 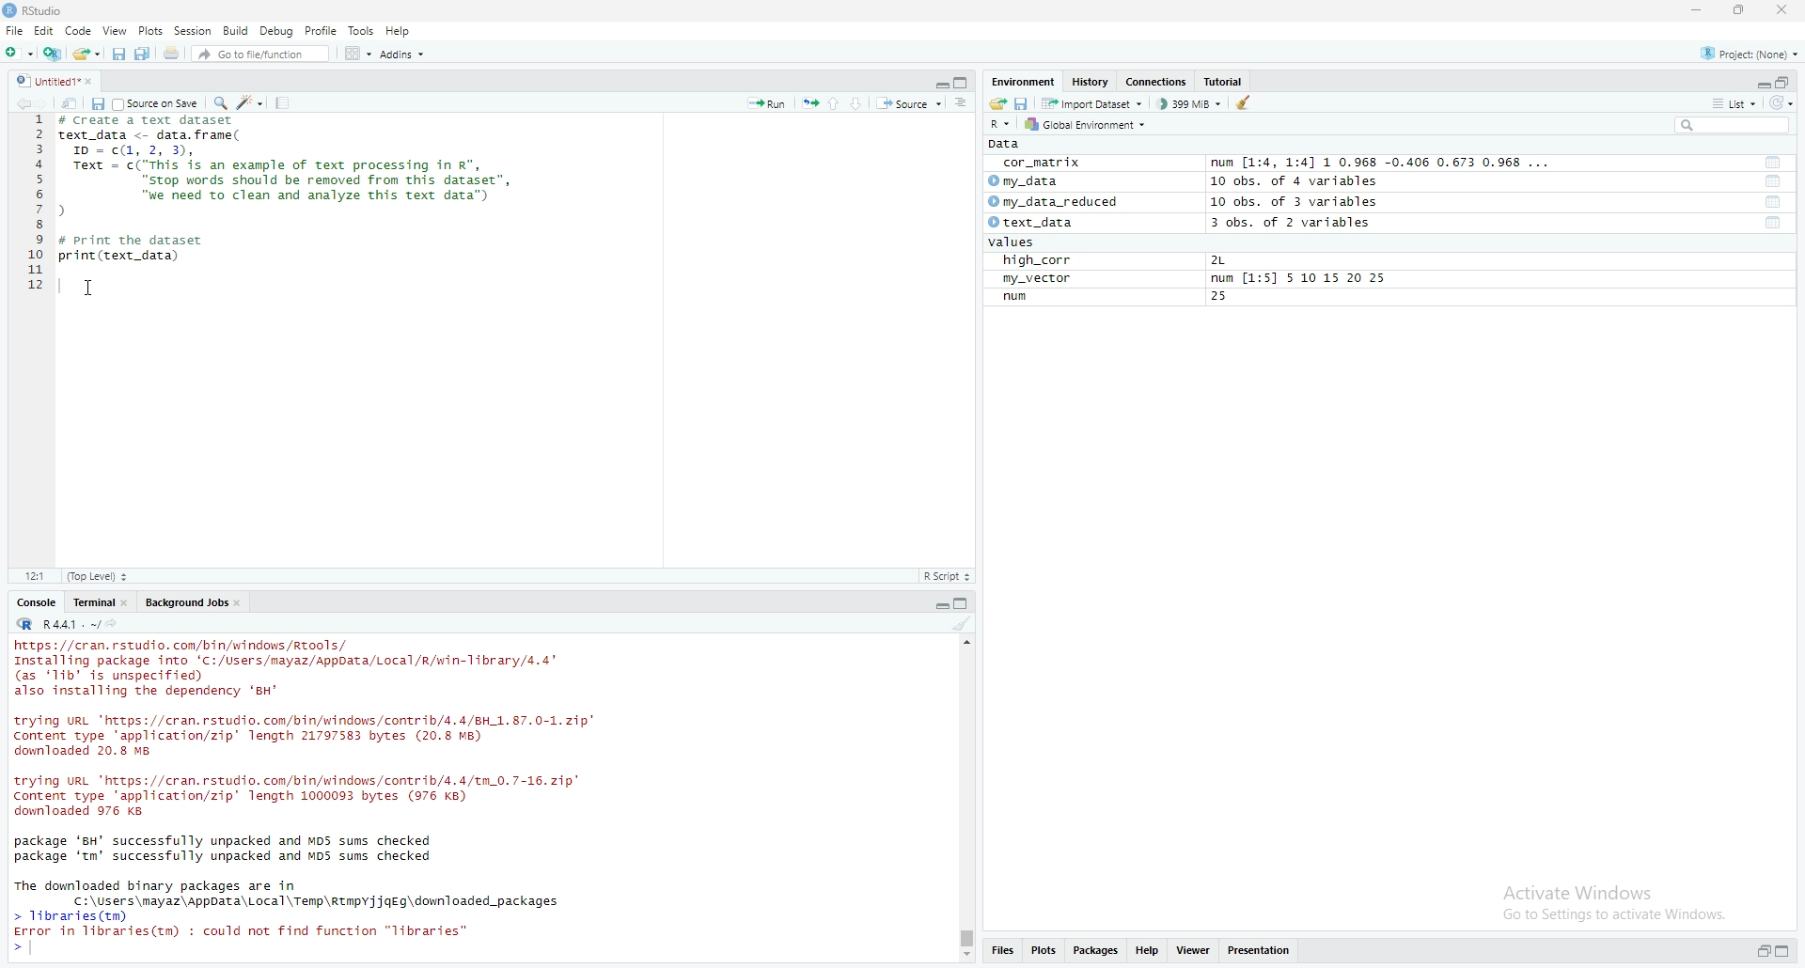 What do you see at coordinates (21, 103) in the screenshot?
I see `go backward` at bounding box center [21, 103].